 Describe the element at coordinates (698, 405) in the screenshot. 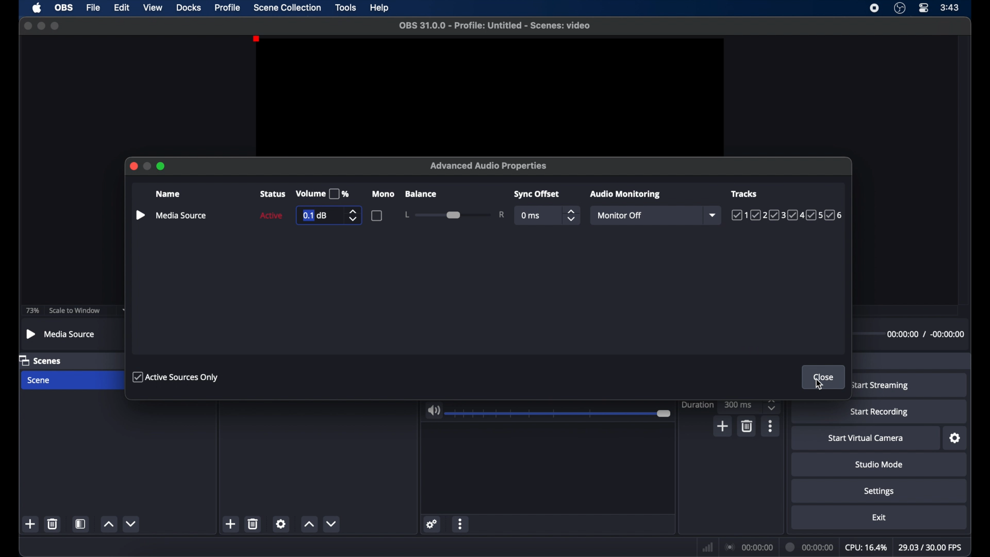

I see `duration` at that location.